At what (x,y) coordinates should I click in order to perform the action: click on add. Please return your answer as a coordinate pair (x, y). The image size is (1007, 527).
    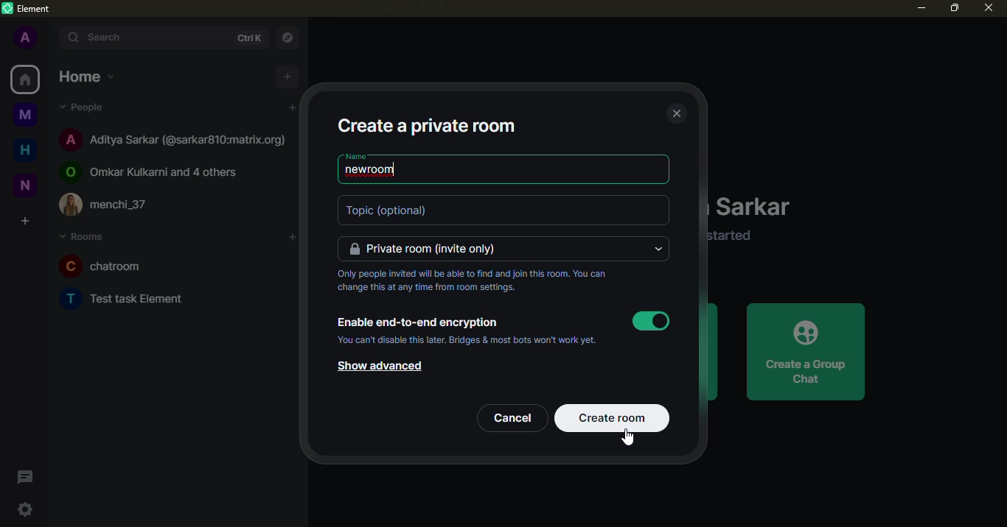
    Looking at the image, I should click on (293, 236).